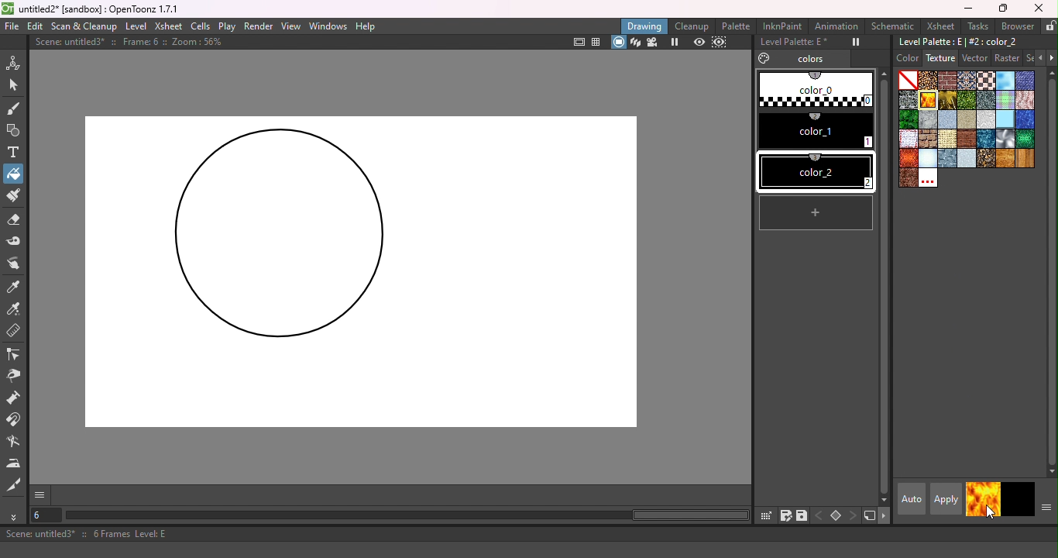 Image resolution: width=1058 pixels, height=558 pixels. What do you see at coordinates (1017, 499) in the screenshot?
I see `return to previous style` at bounding box center [1017, 499].